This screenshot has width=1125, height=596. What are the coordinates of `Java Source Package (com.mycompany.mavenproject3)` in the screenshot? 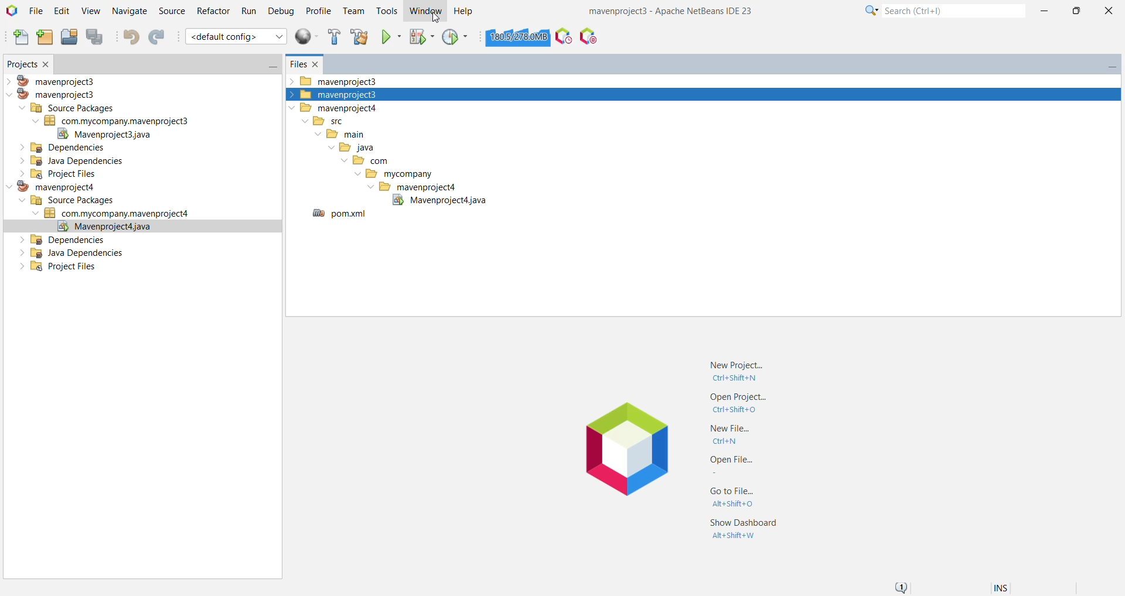 It's located at (121, 121).